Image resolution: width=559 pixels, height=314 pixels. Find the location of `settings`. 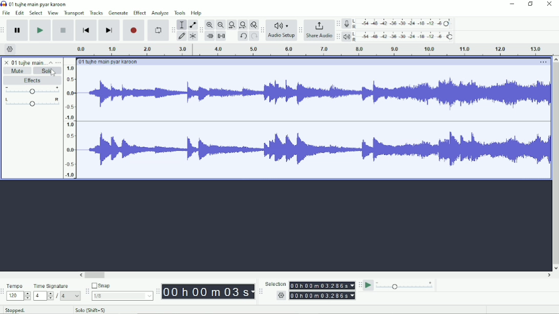

settings is located at coordinates (322, 296).